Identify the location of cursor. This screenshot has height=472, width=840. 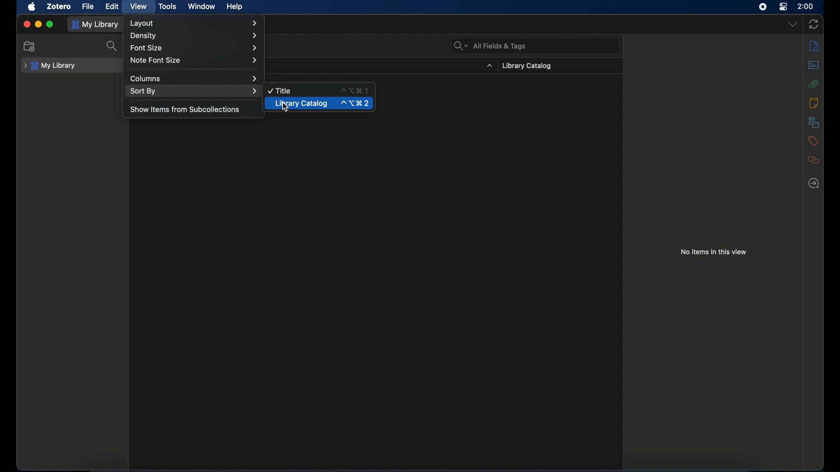
(286, 108).